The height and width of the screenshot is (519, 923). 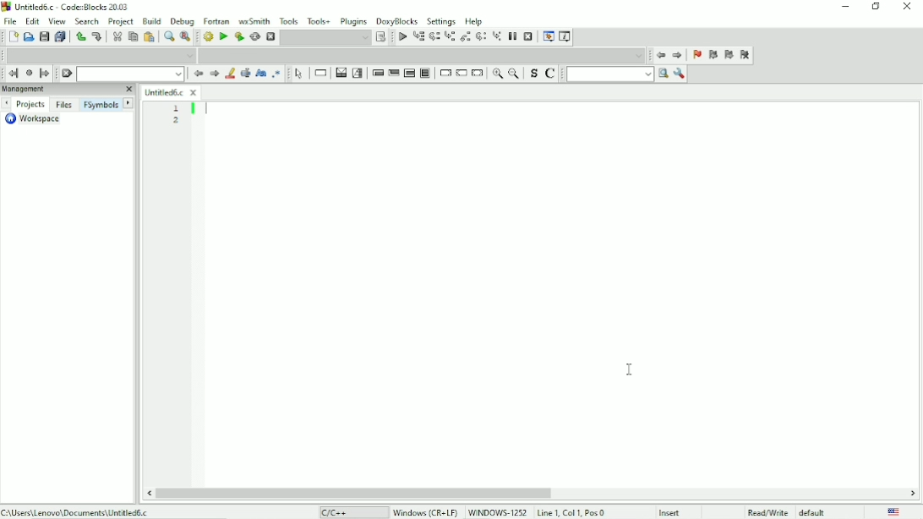 I want to click on Jump back, so click(x=660, y=56).